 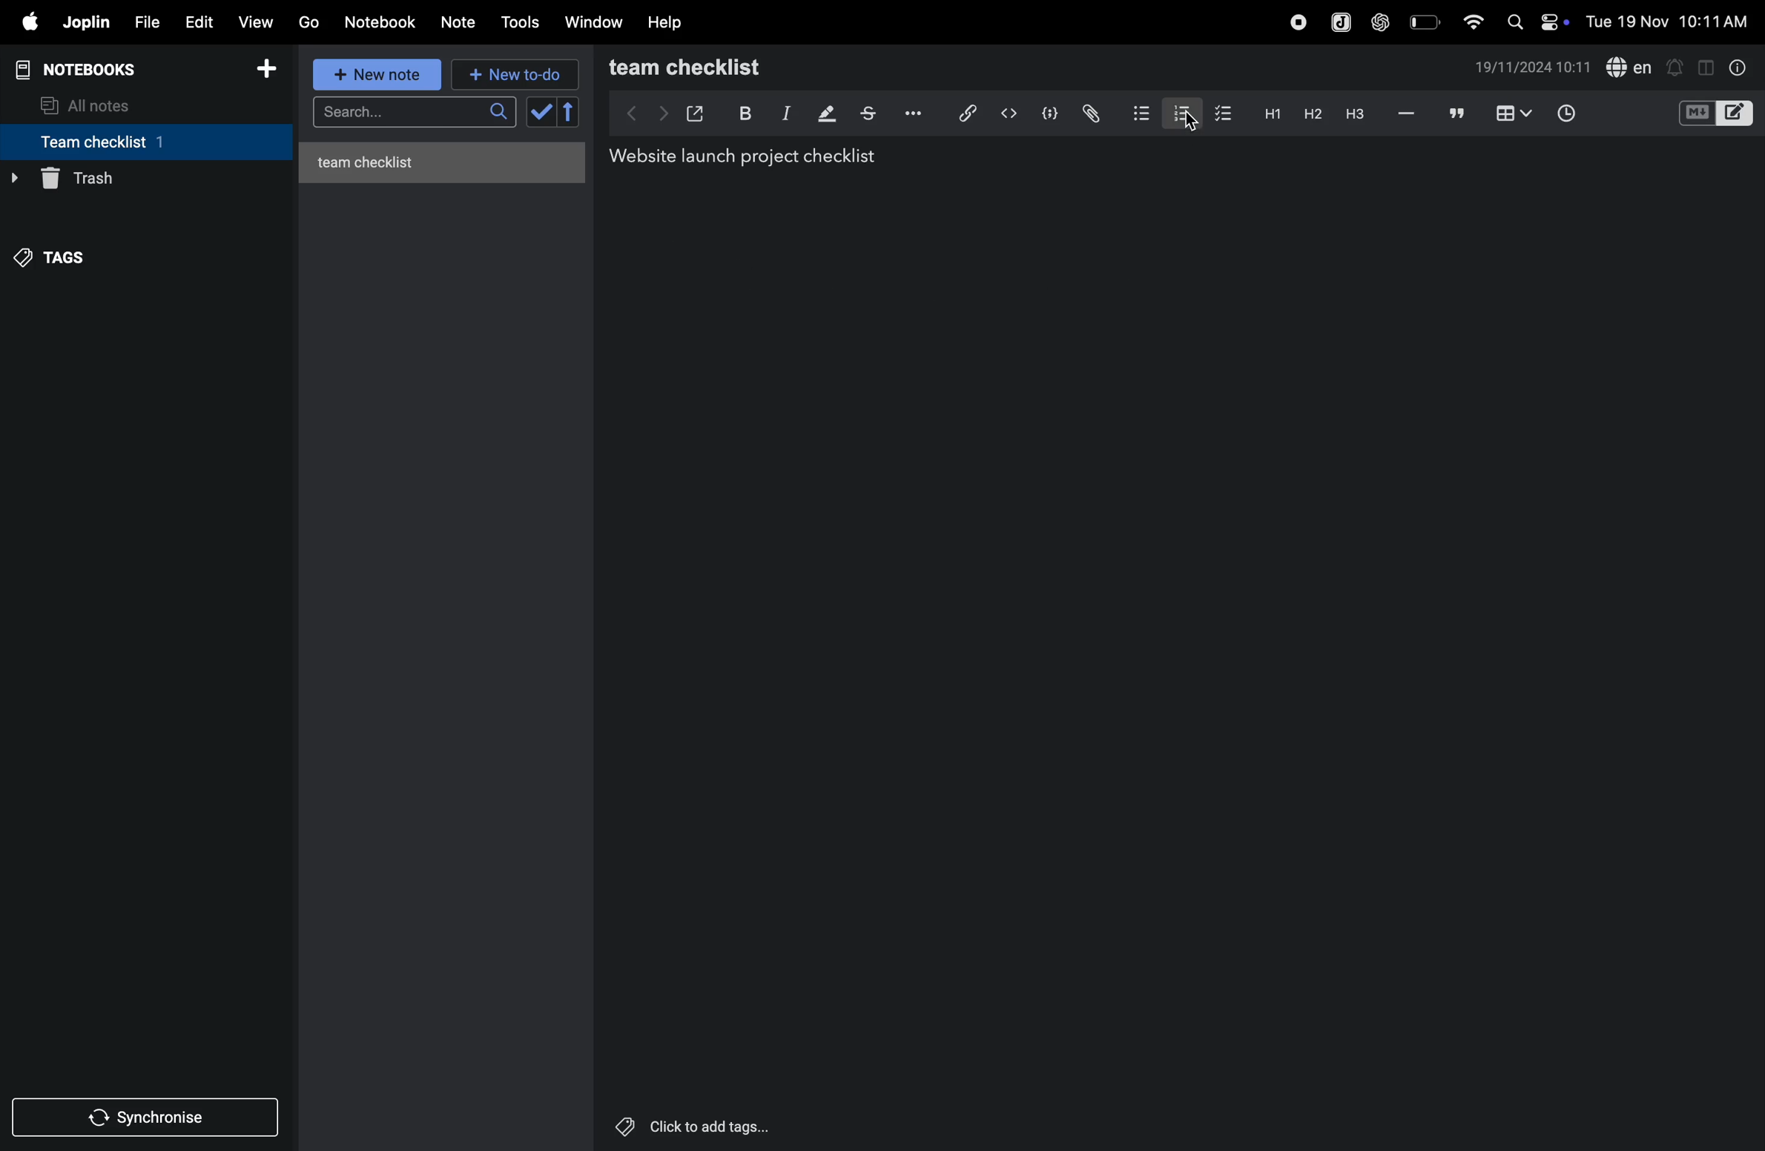 What do you see at coordinates (1737, 112) in the screenshot?
I see `editor layout` at bounding box center [1737, 112].